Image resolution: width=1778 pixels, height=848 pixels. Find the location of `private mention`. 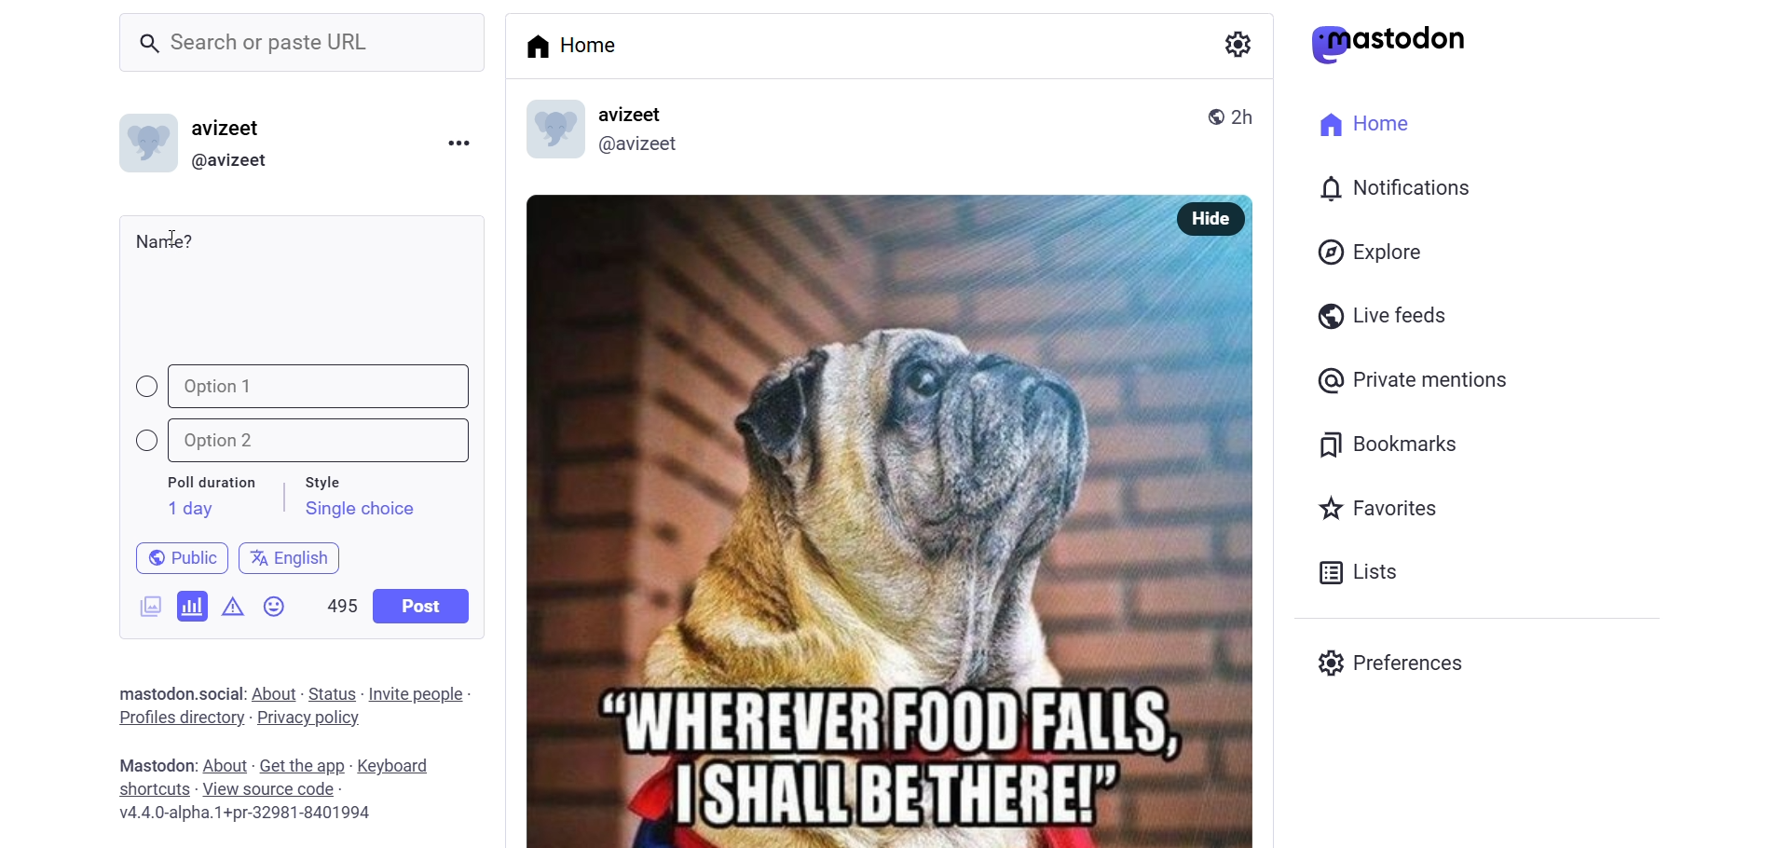

private mention is located at coordinates (1415, 379).